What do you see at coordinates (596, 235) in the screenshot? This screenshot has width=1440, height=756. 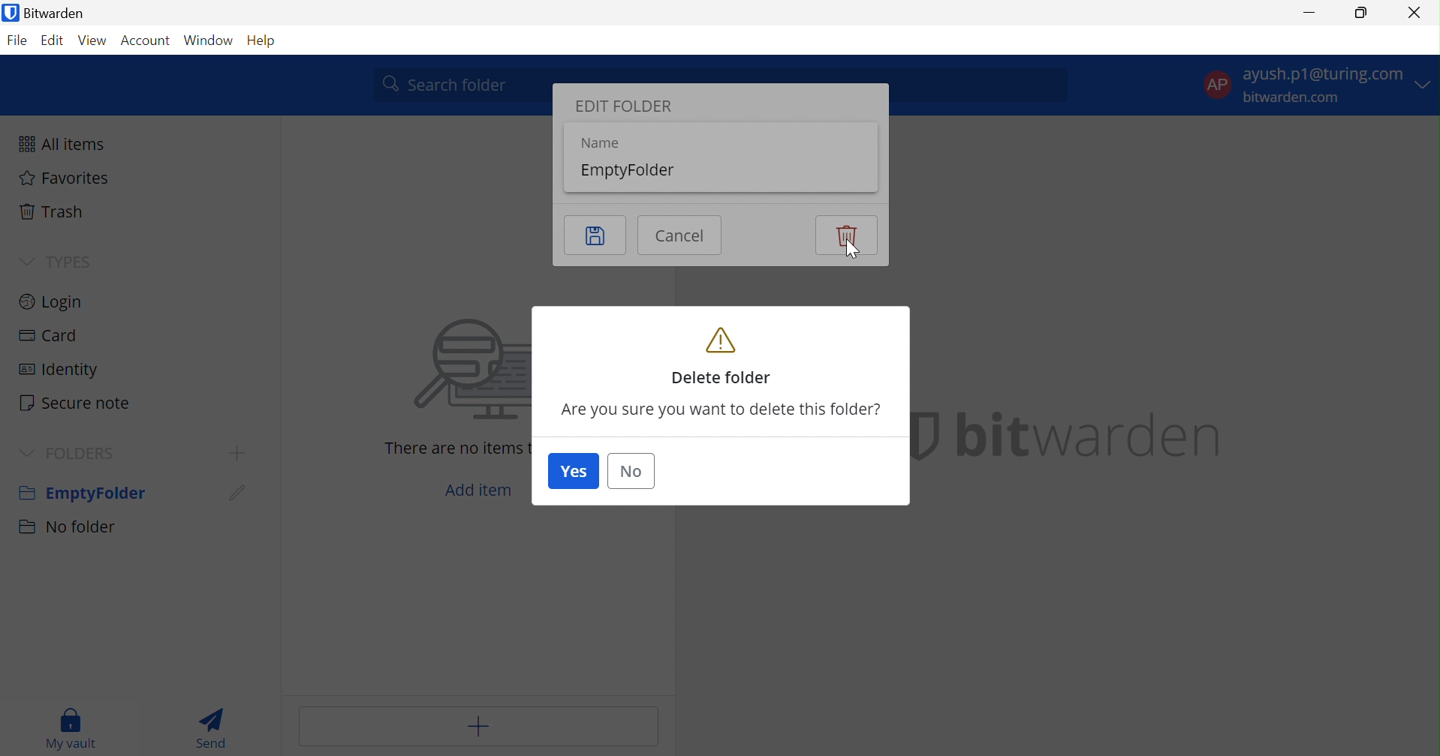 I see `Edit` at bounding box center [596, 235].